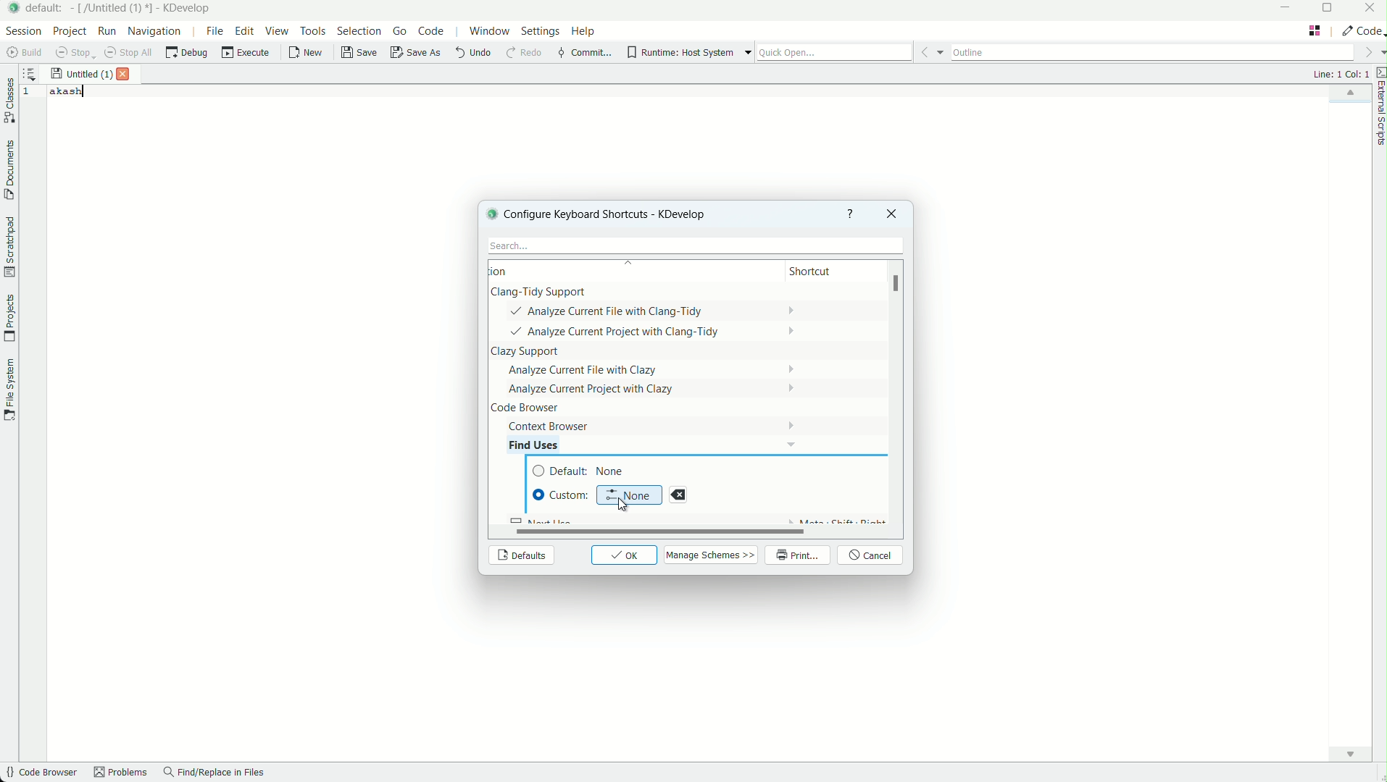  Describe the element at coordinates (678, 495) in the screenshot. I see `remove current shortcut` at that location.